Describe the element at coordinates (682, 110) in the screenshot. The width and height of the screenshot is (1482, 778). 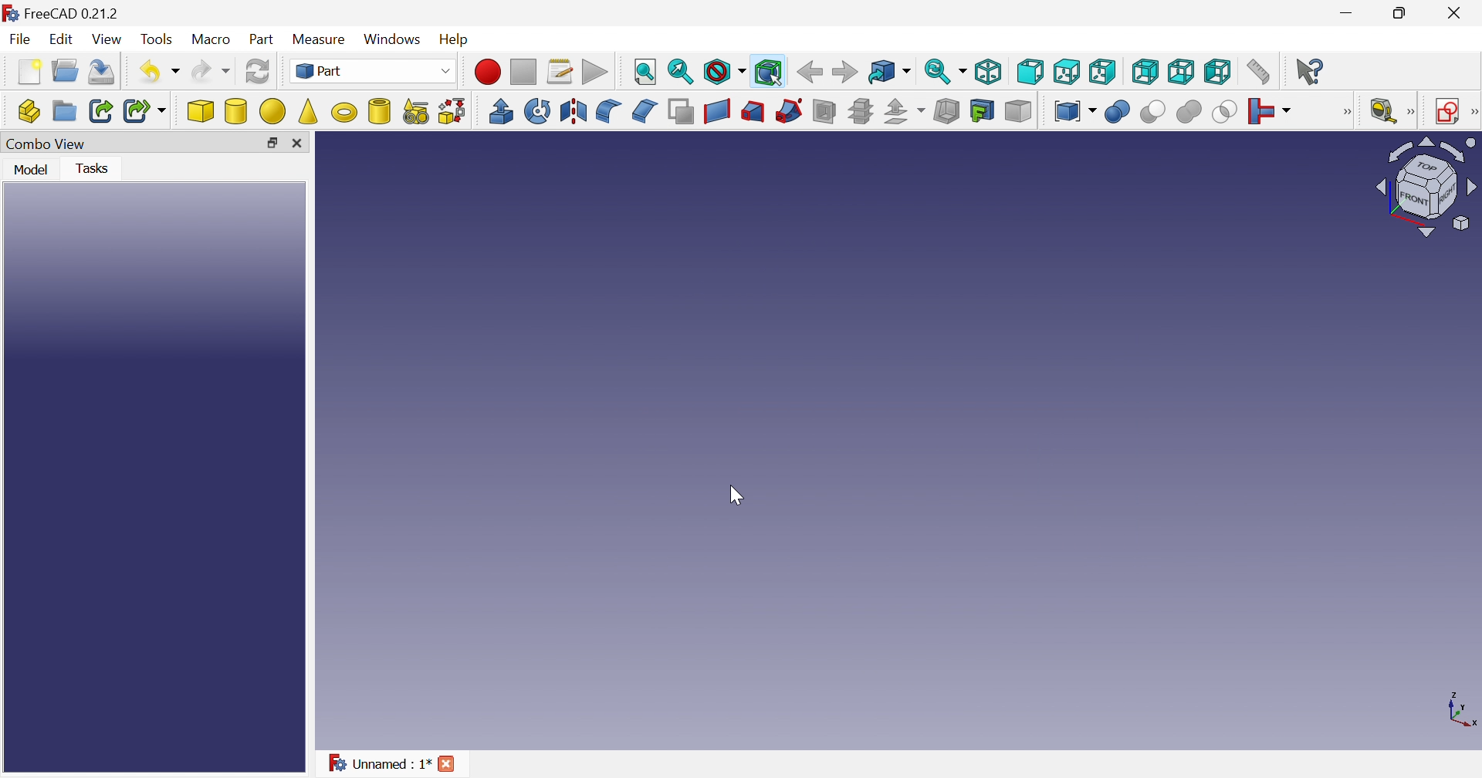
I see `Make face from wires` at that location.